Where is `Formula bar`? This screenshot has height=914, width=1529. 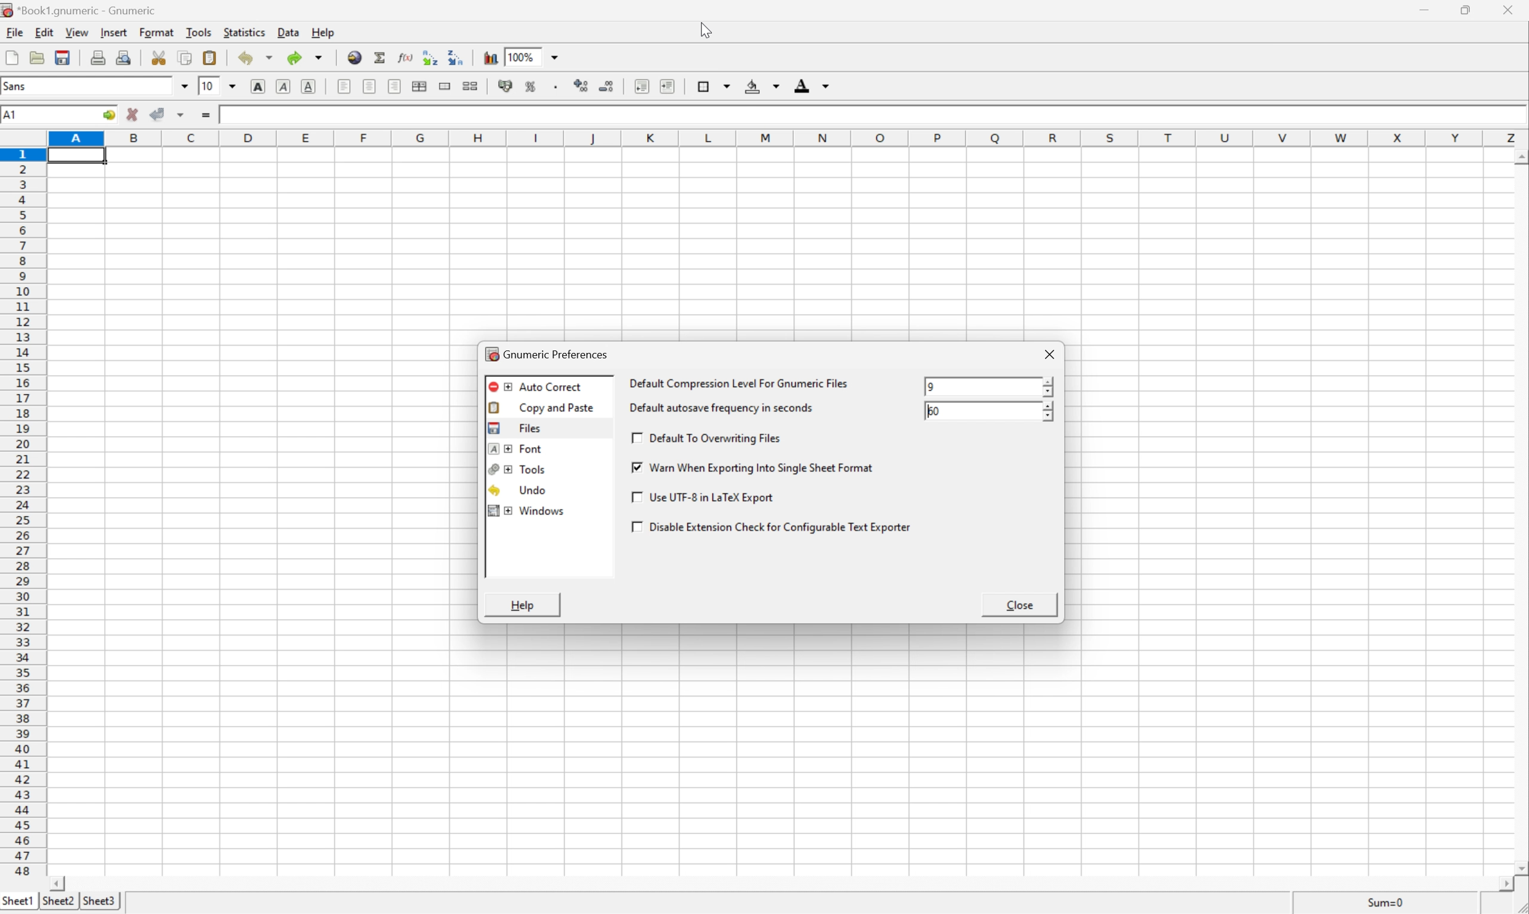
Formula bar is located at coordinates (868, 120).